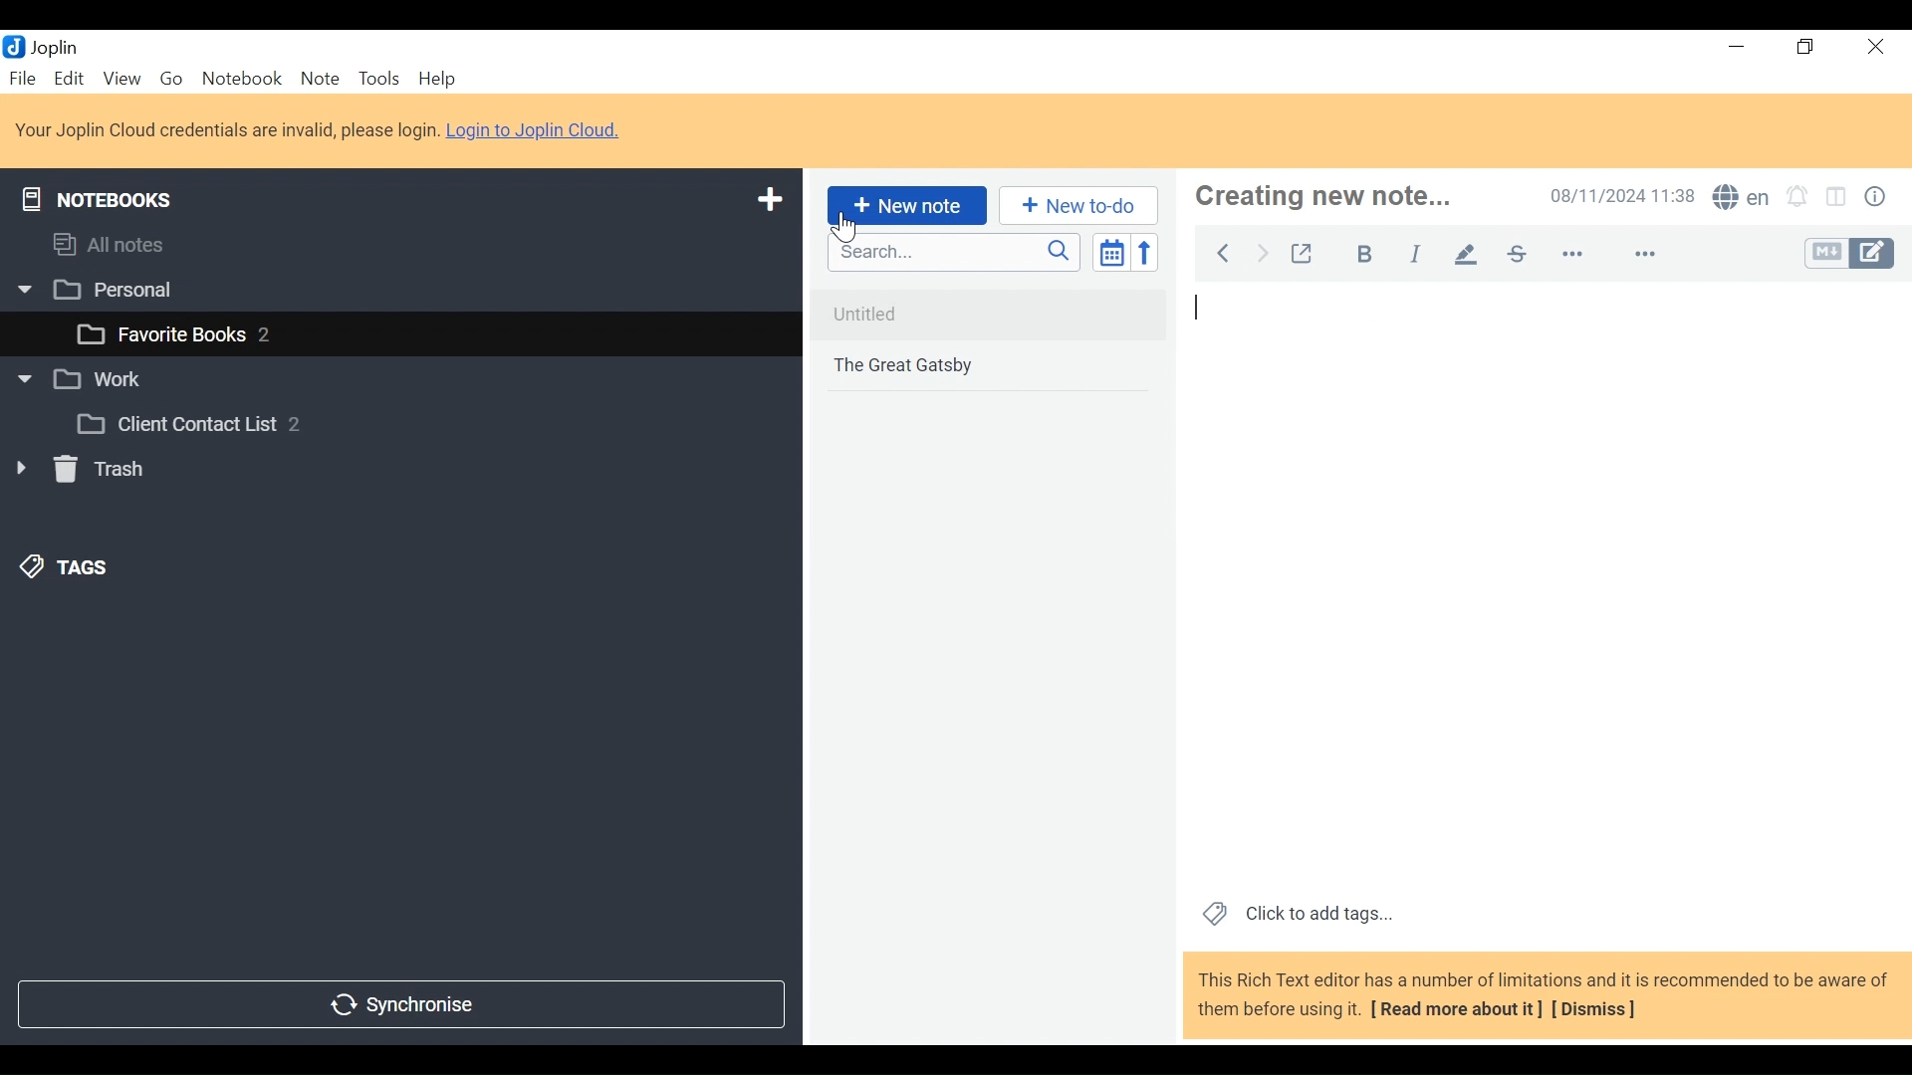 This screenshot has width=1912, height=1075. I want to click on New to do, so click(1075, 206).